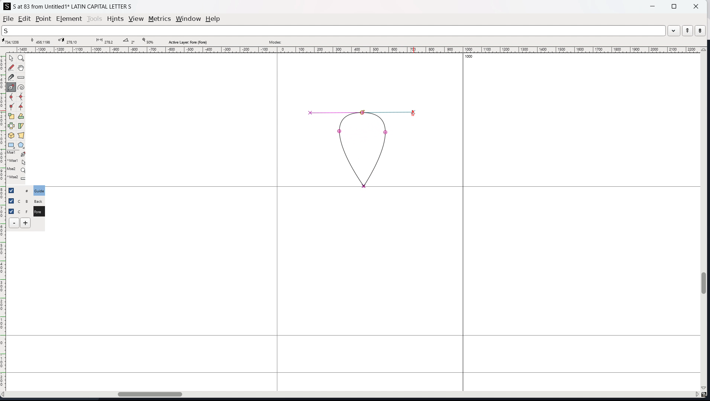 This screenshot has height=401, width=710. Describe the element at coordinates (13, 190) in the screenshot. I see `checkbox` at that location.